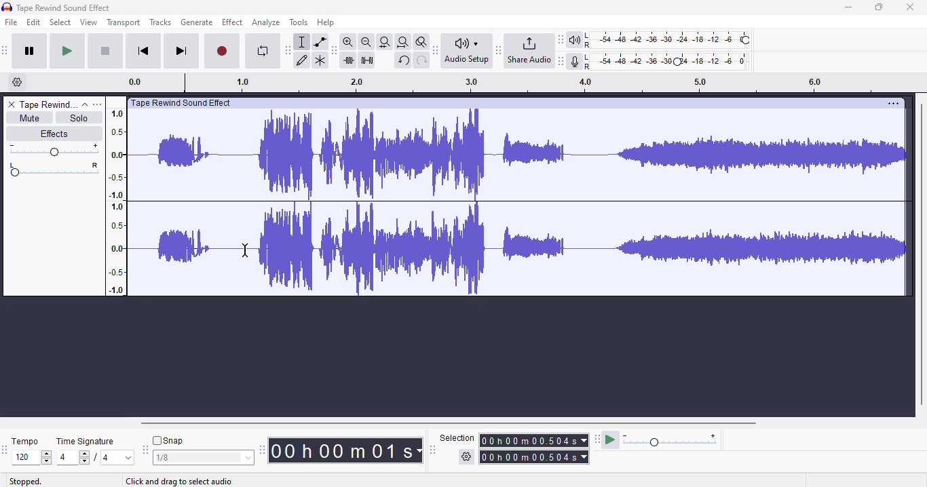  Describe the element at coordinates (12, 104) in the screenshot. I see `delete track` at that location.